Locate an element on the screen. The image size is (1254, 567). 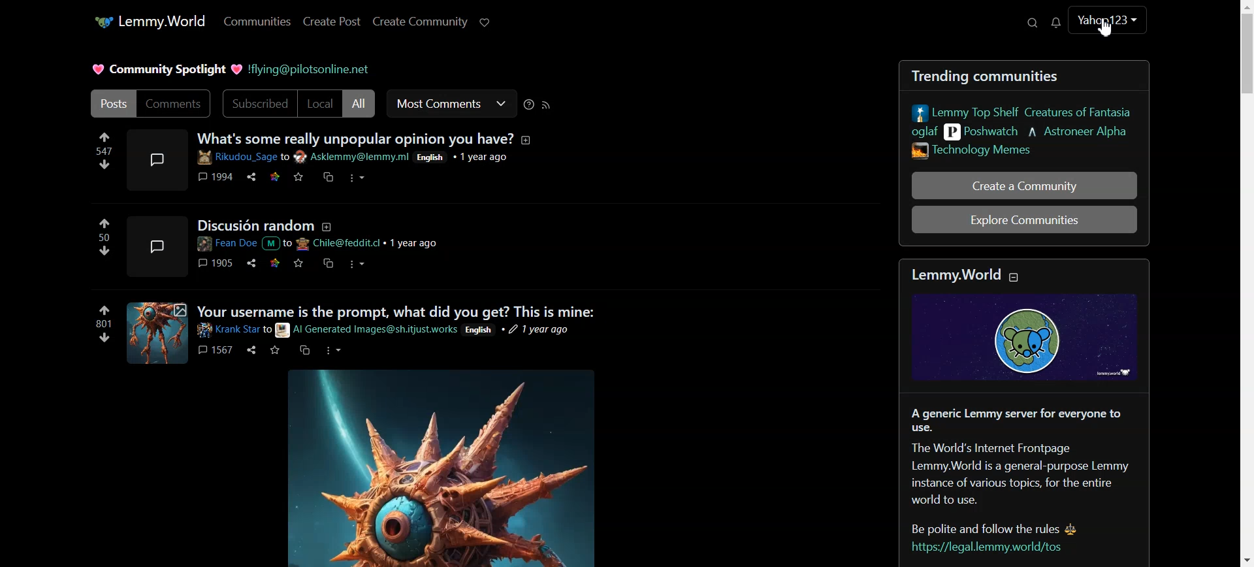
Text is located at coordinates (165, 68).